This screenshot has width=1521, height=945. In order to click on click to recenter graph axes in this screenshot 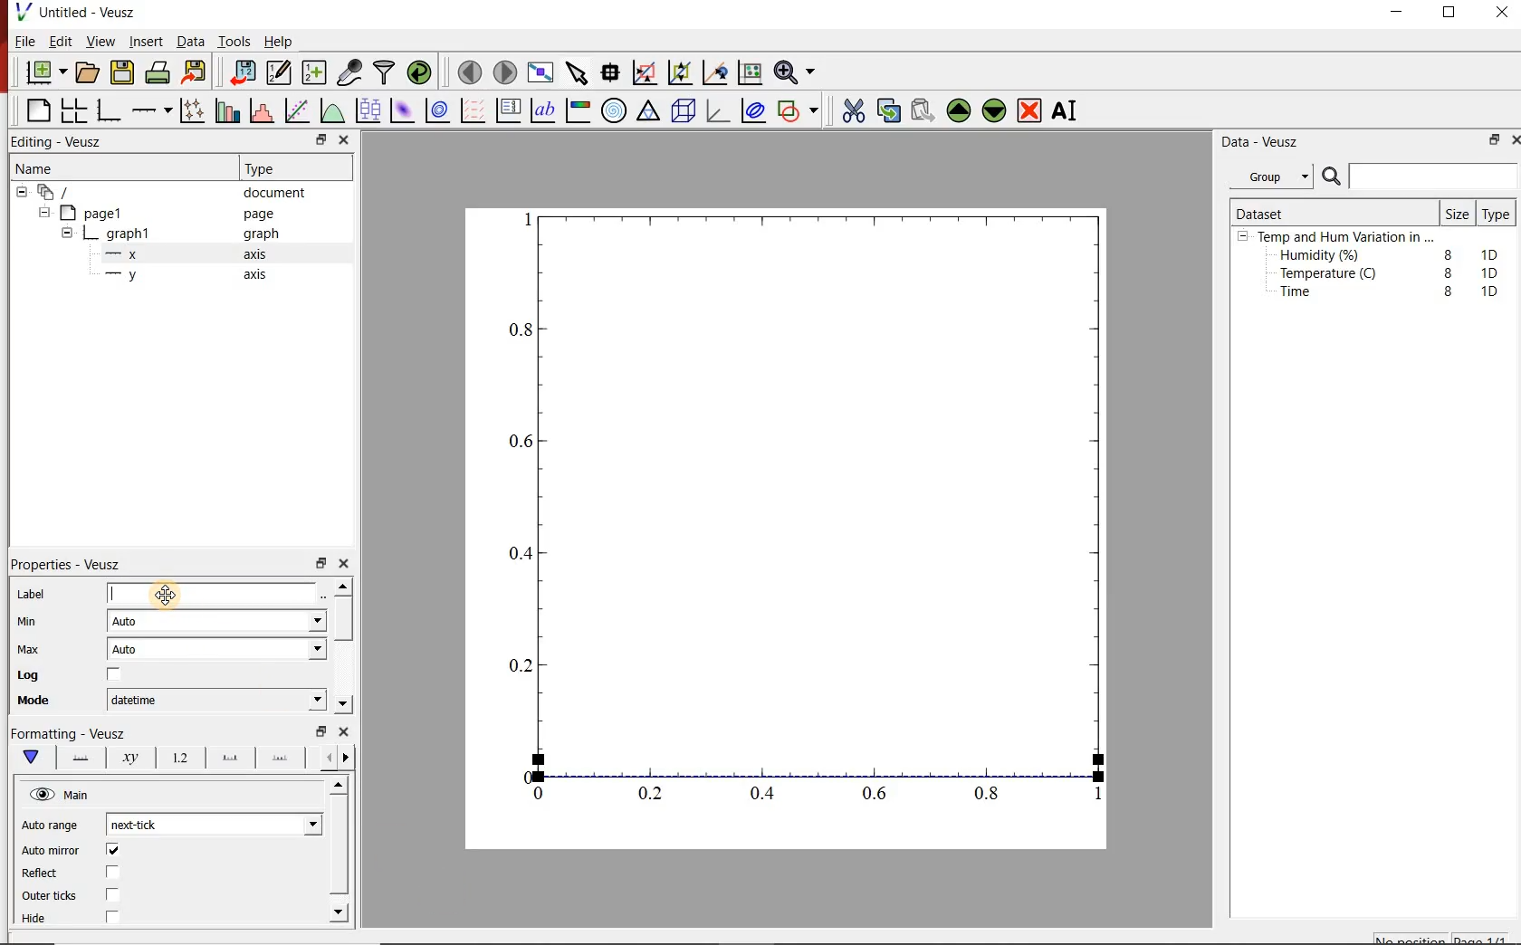, I will do `click(715, 72)`.